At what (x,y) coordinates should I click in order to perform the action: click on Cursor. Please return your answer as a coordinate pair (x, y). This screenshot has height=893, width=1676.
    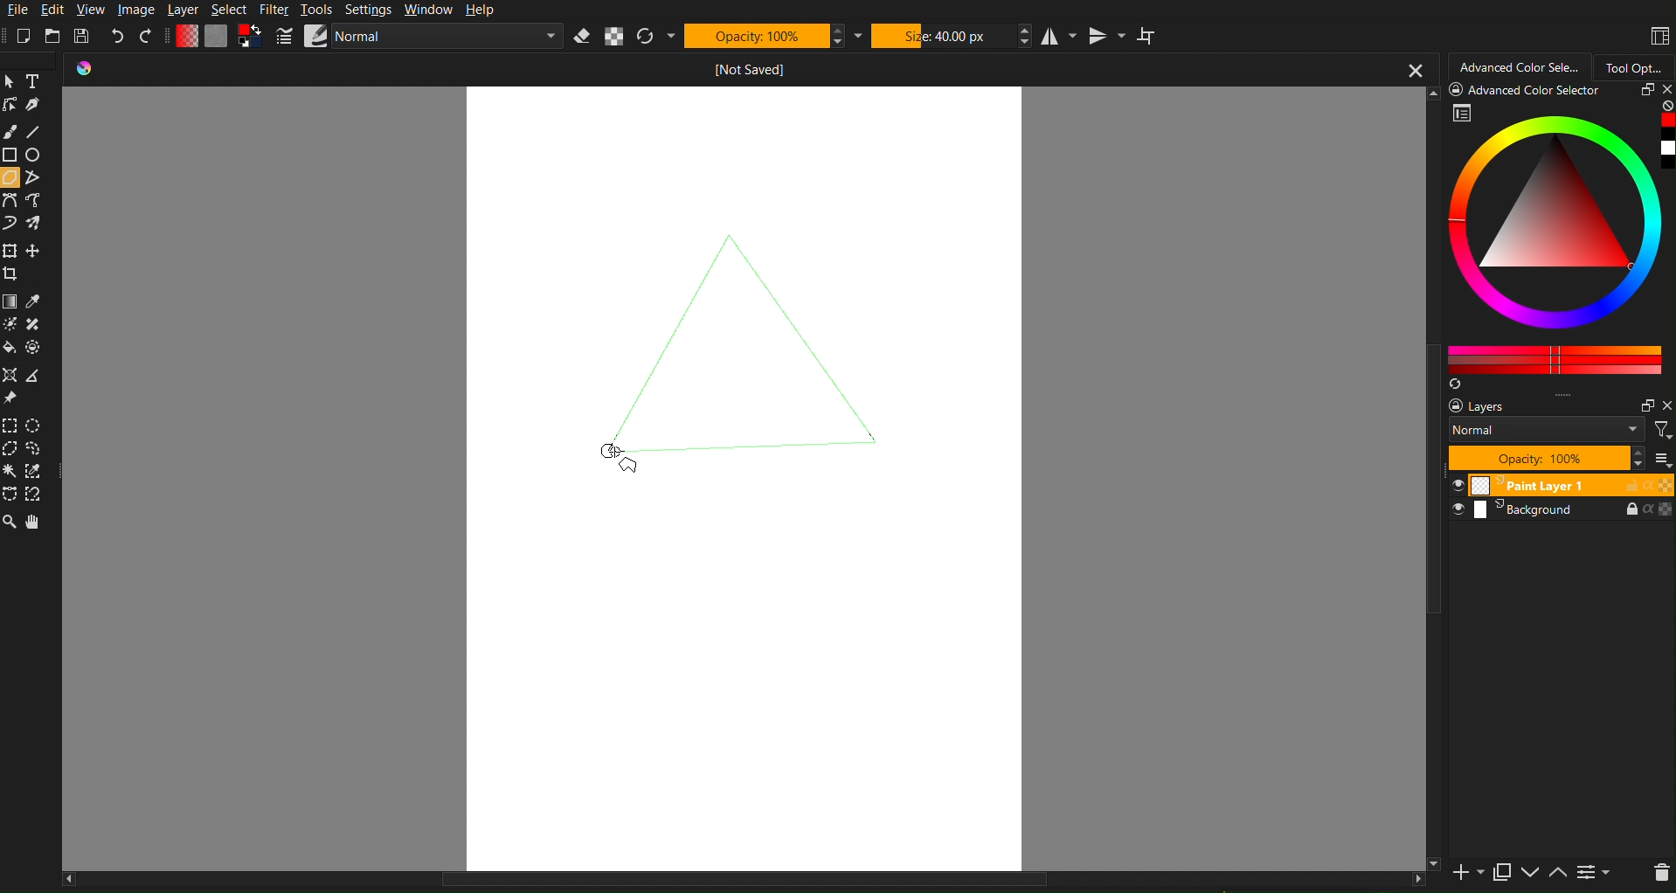
    Looking at the image, I should click on (613, 450).